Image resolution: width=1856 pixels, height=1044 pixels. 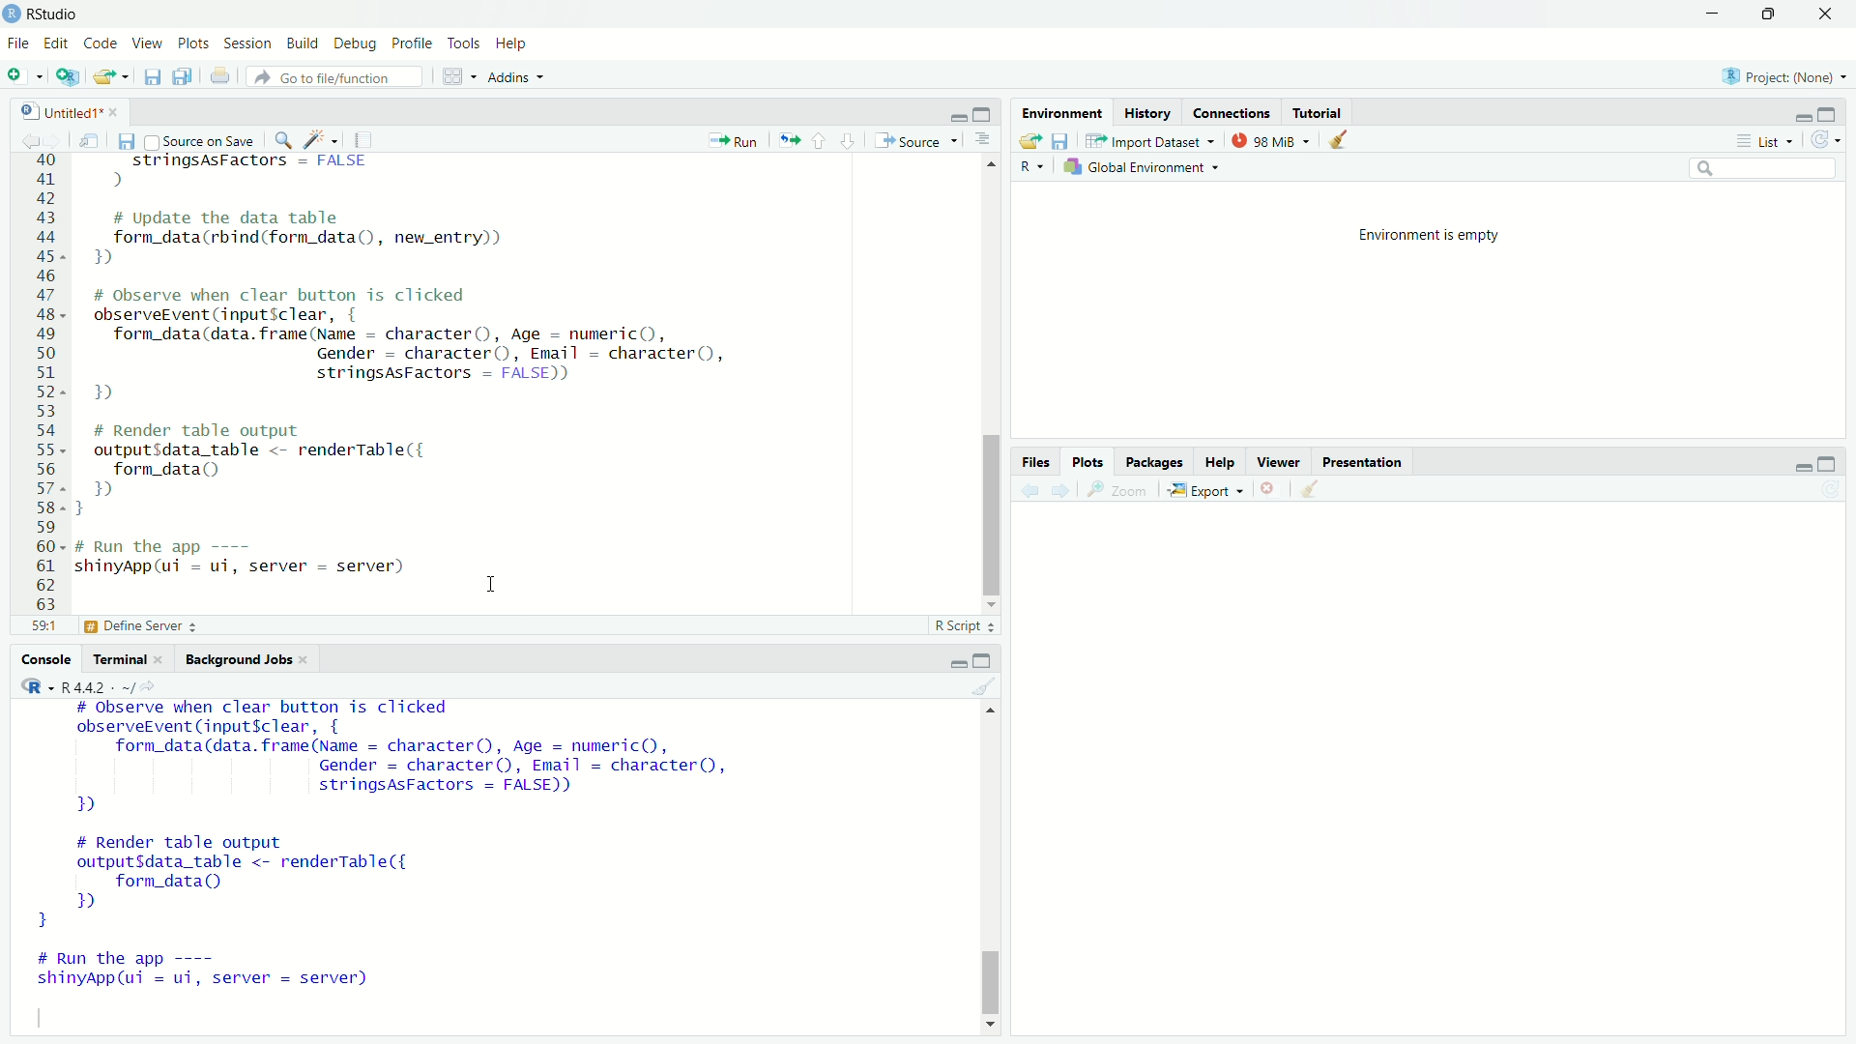 I want to click on print the current file, so click(x=218, y=76).